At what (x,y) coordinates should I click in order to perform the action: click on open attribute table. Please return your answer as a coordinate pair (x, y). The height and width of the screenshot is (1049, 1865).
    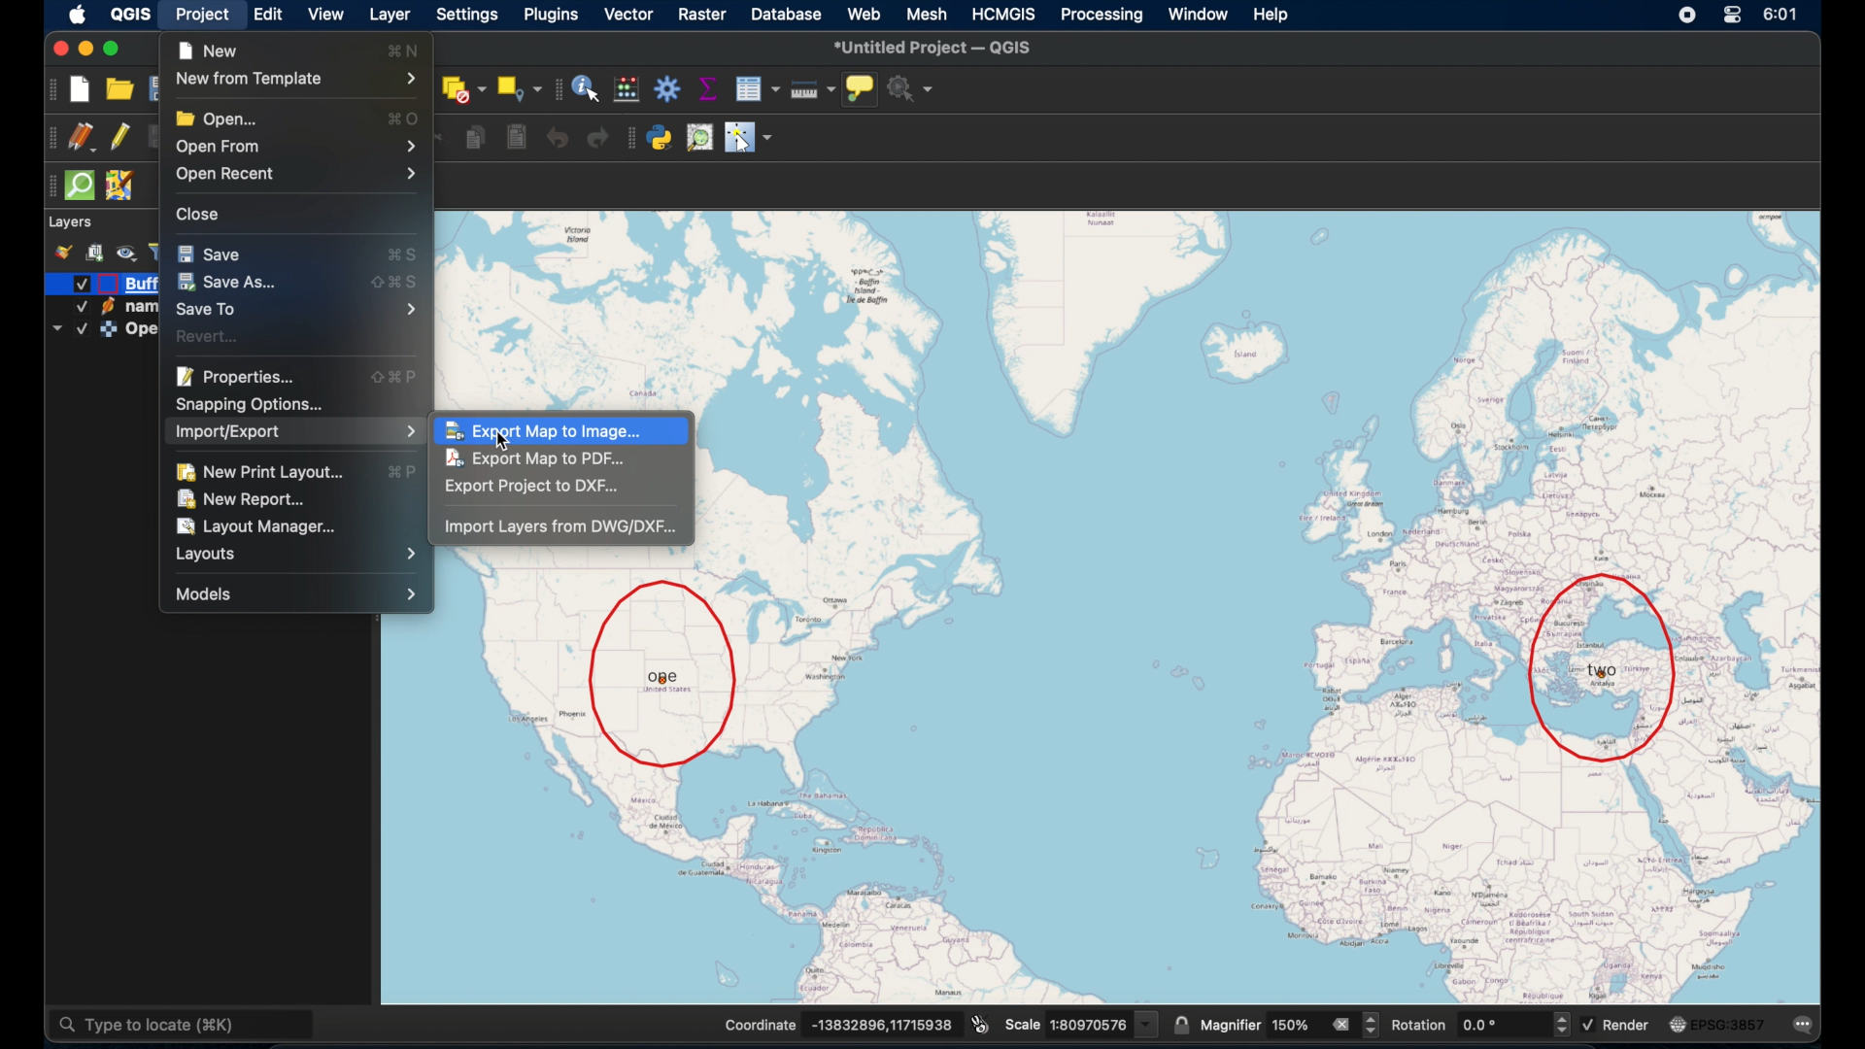
    Looking at the image, I should click on (756, 88).